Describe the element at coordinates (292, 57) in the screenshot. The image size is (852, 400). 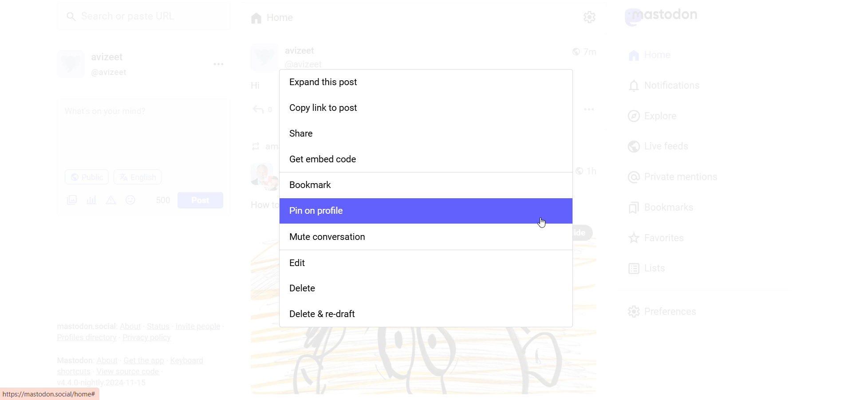
I see `User Details and Profile Picture` at that location.